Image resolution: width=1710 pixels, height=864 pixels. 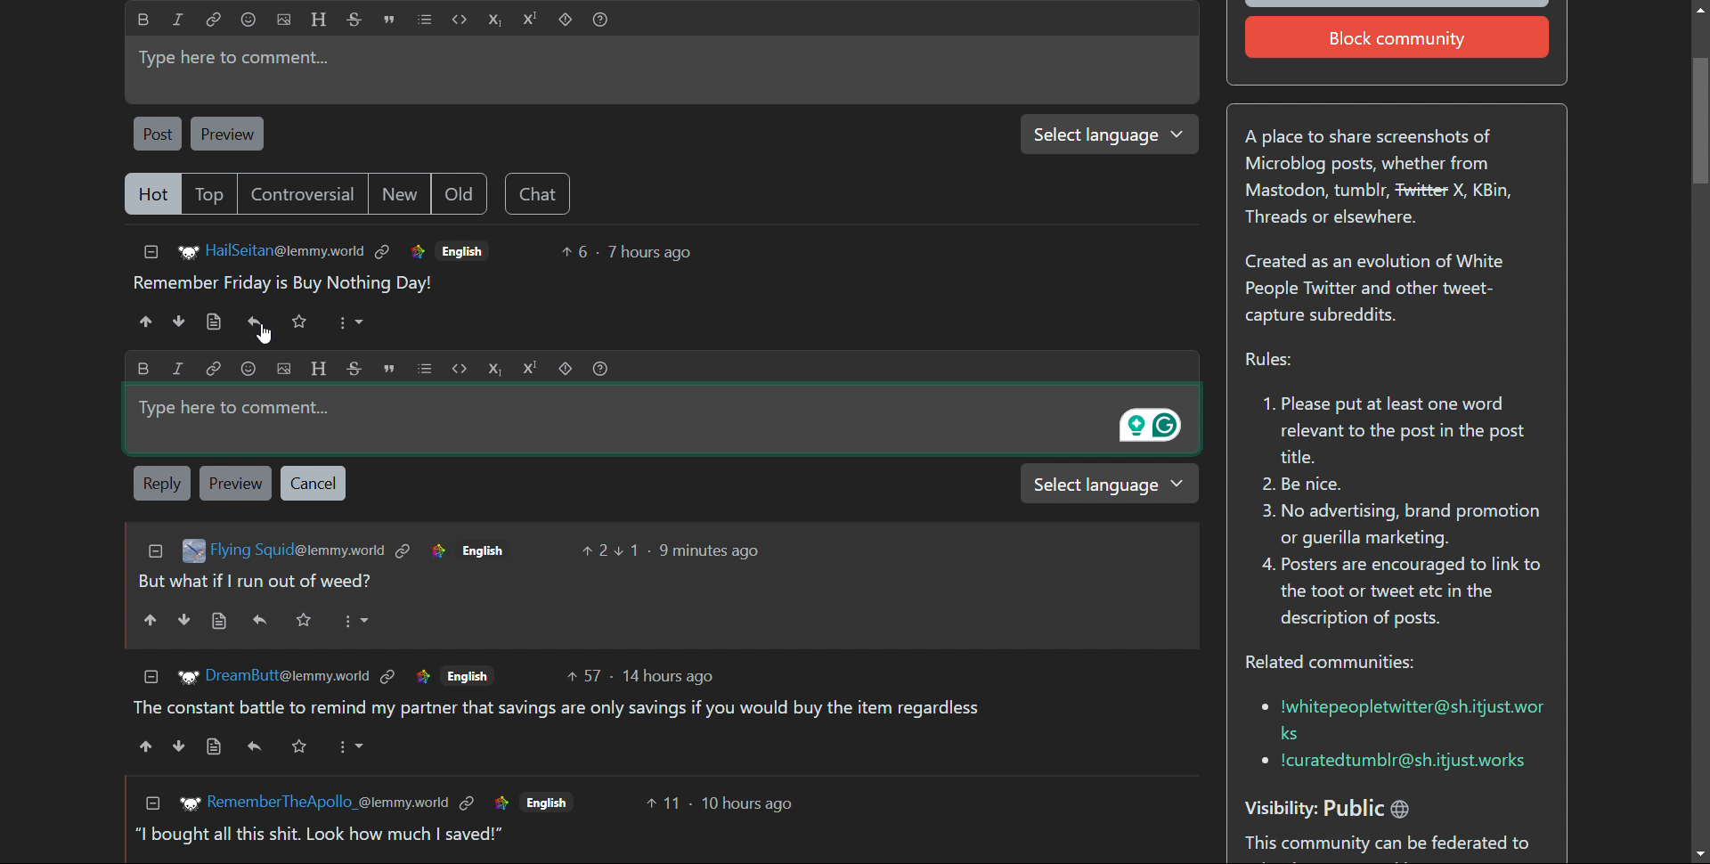 What do you see at coordinates (1402, 38) in the screenshot?
I see `Block community` at bounding box center [1402, 38].